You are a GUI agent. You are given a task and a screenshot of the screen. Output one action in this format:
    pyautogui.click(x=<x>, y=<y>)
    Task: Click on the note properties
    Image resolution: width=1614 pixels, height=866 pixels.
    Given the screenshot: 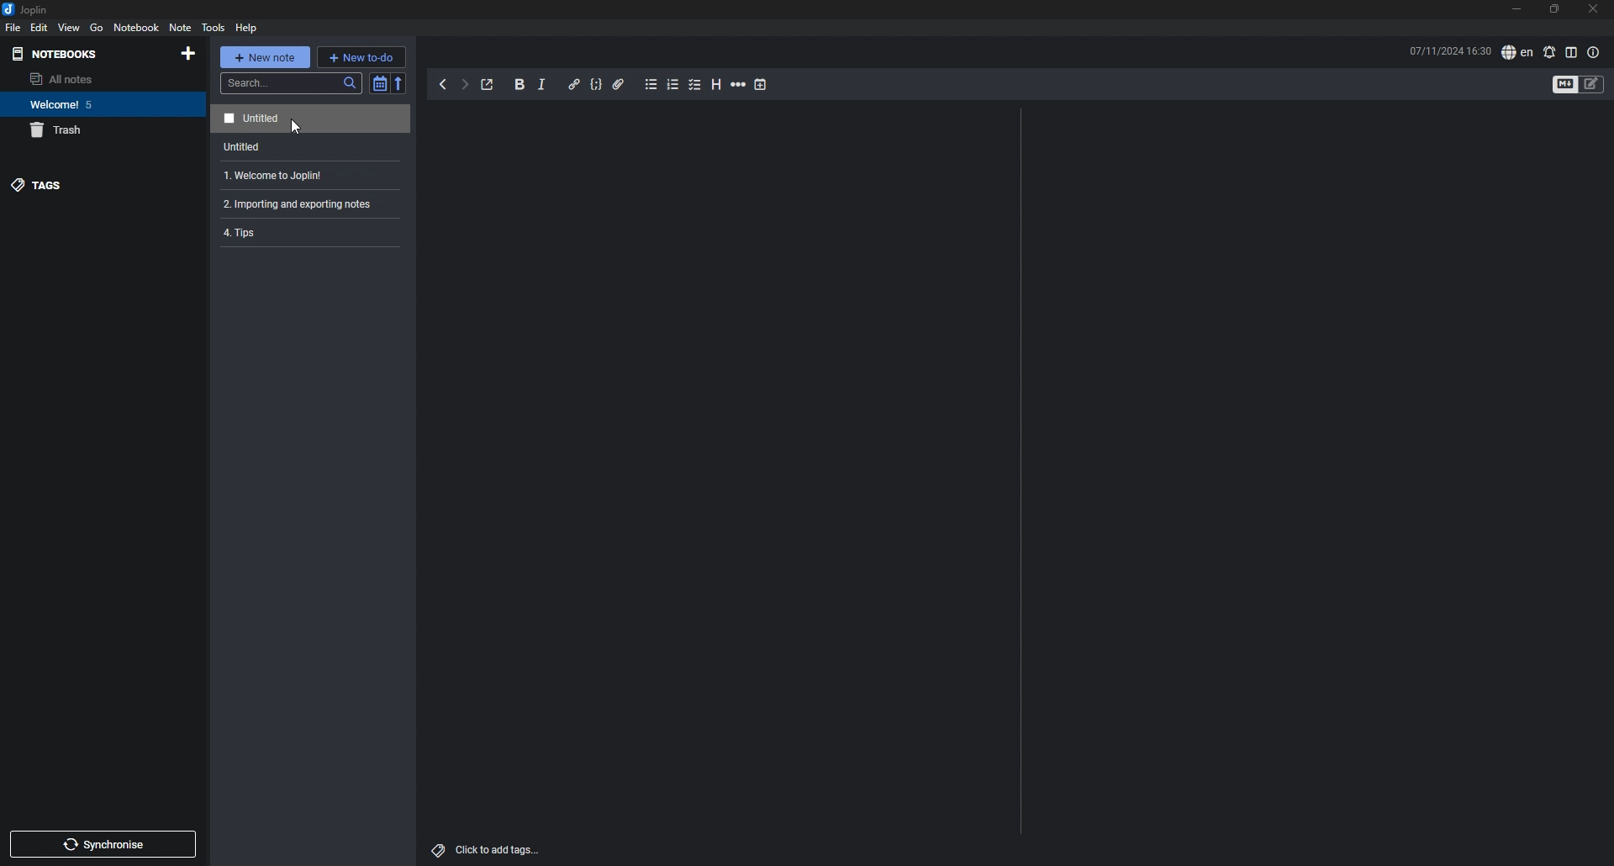 What is the action you would take?
    pyautogui.click(x=1593, y=52)
    